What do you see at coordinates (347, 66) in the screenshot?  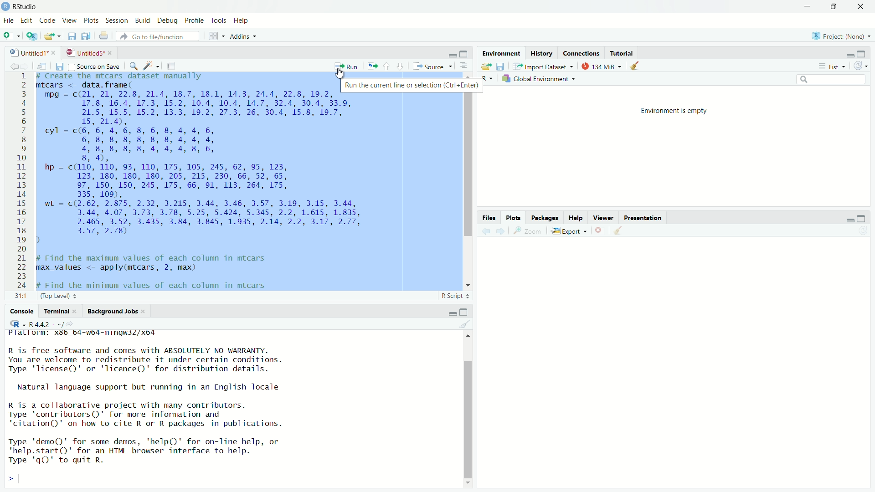 I see `Run` at bounding box center [347, 66].